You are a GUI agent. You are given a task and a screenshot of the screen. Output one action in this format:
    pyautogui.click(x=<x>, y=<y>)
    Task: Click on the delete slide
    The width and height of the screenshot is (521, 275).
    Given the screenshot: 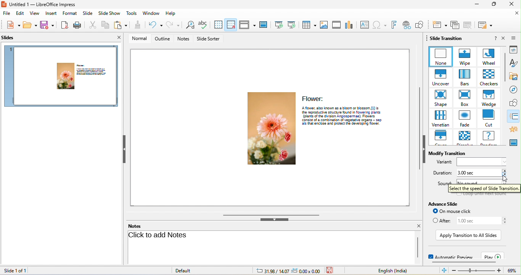 What is the action you would take?
    pyautogui.click(x=469, y=25)
    